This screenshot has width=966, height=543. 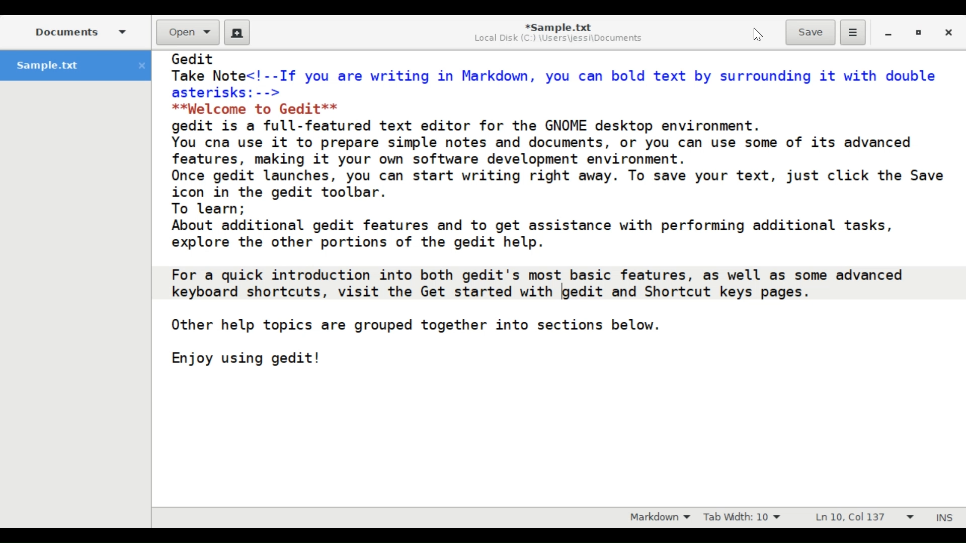 What do you see at coordinates (743, 518) in the screenshot?
I see `Tab Width: 10` at bounding box center [743, 518].